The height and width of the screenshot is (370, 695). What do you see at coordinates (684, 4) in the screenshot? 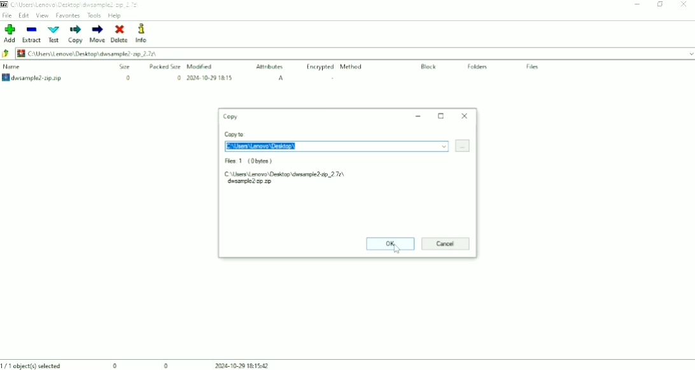
I see `Close` at bounding box center [684, 4].